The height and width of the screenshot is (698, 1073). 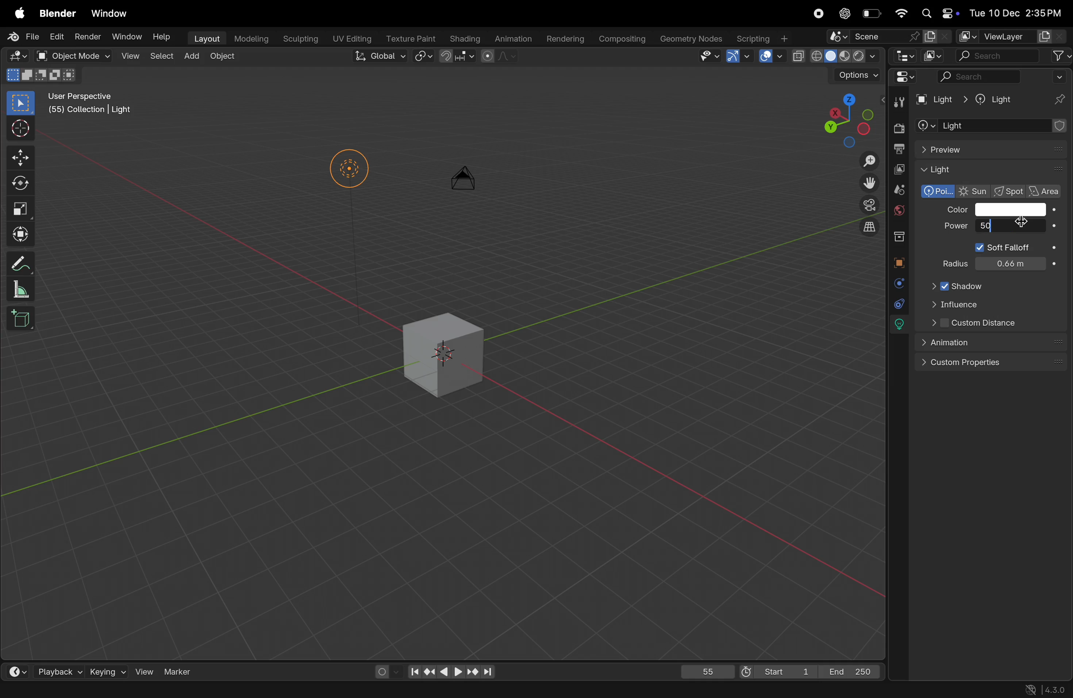 I want to click on view layer, so click(x=1012, y=37).